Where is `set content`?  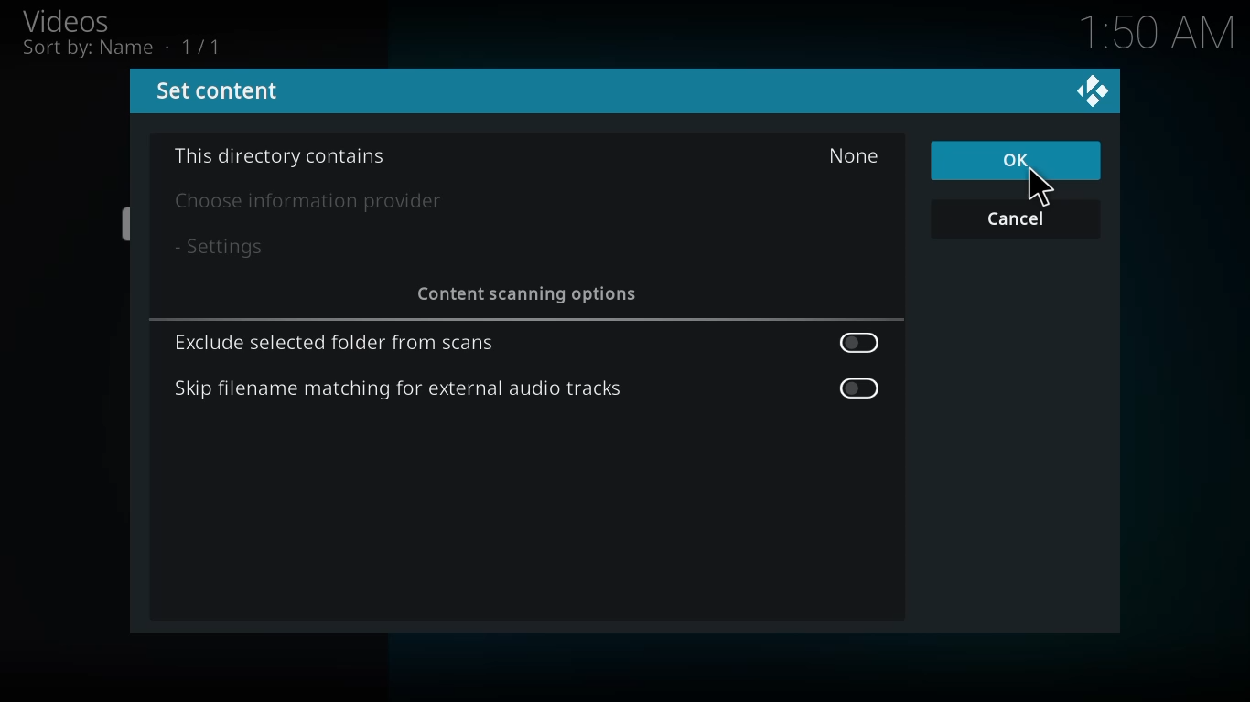 set content is located at coordinates (218, 89).